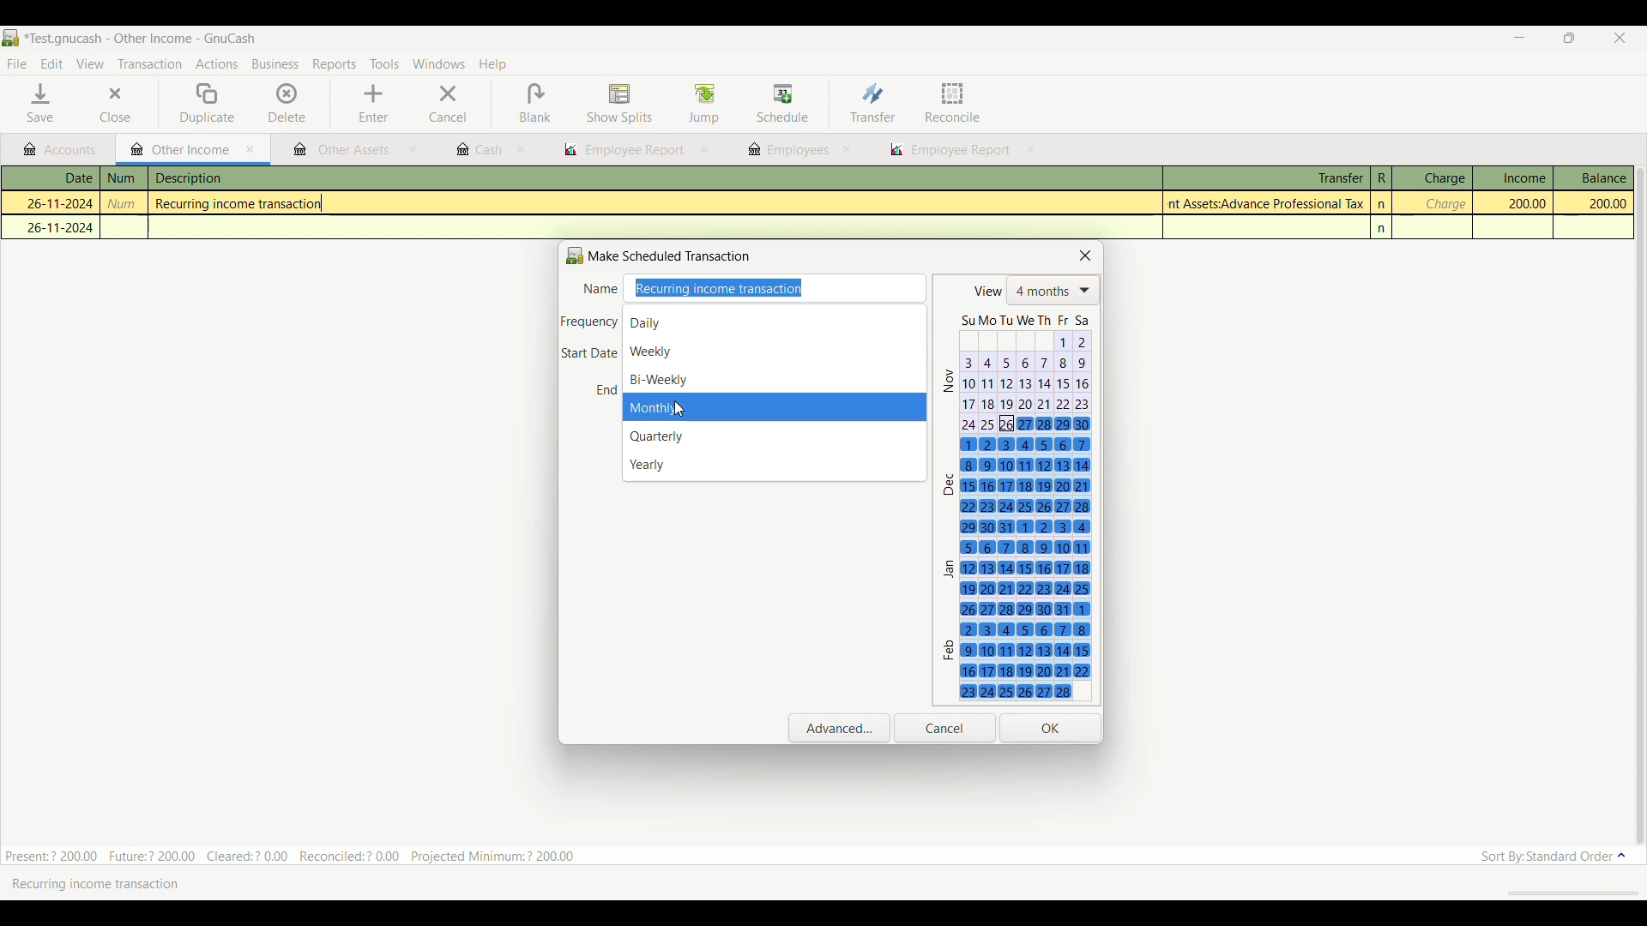 The height and width of the screenshot is (926, 1647). What do you see at coordinates (1553, 857) in the screenshot?
I see `Sort order options` at bounding box center [1553, 857].